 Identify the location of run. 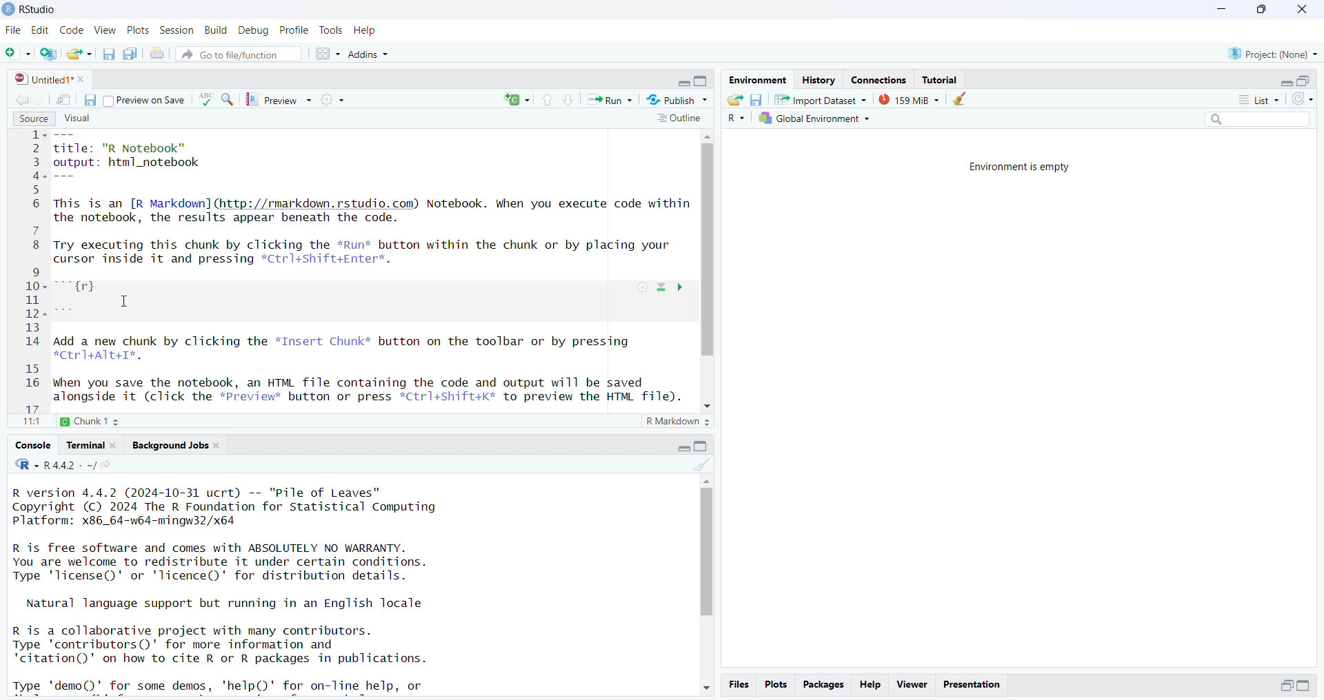
(610, 100).